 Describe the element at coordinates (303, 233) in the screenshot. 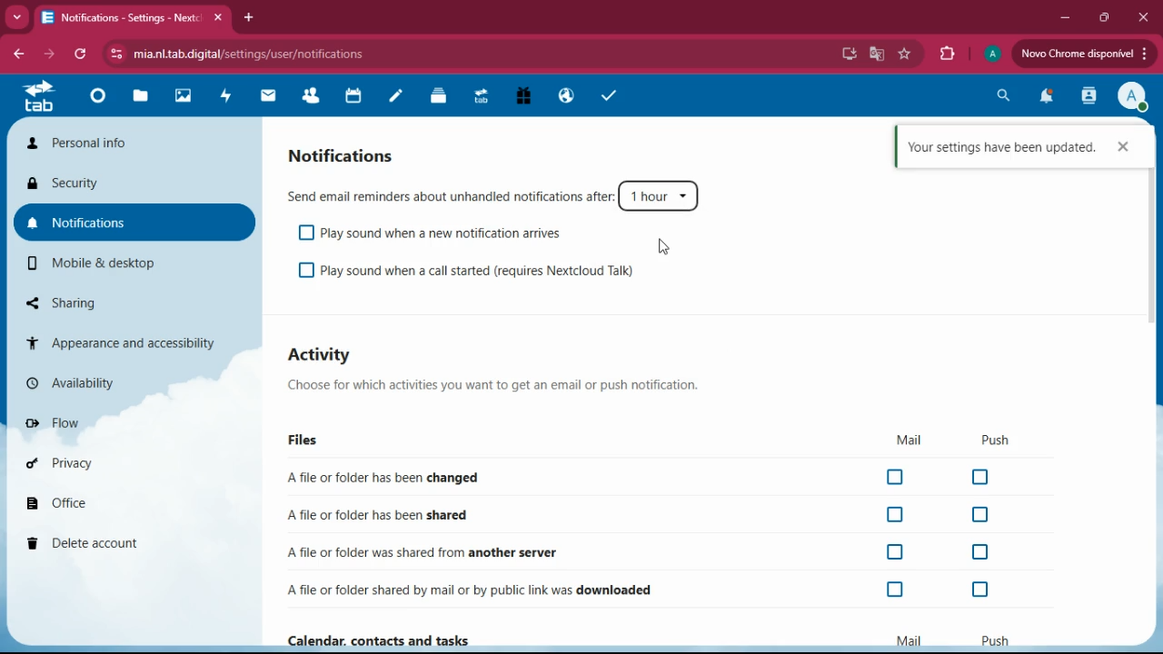

I see `off` at that location.